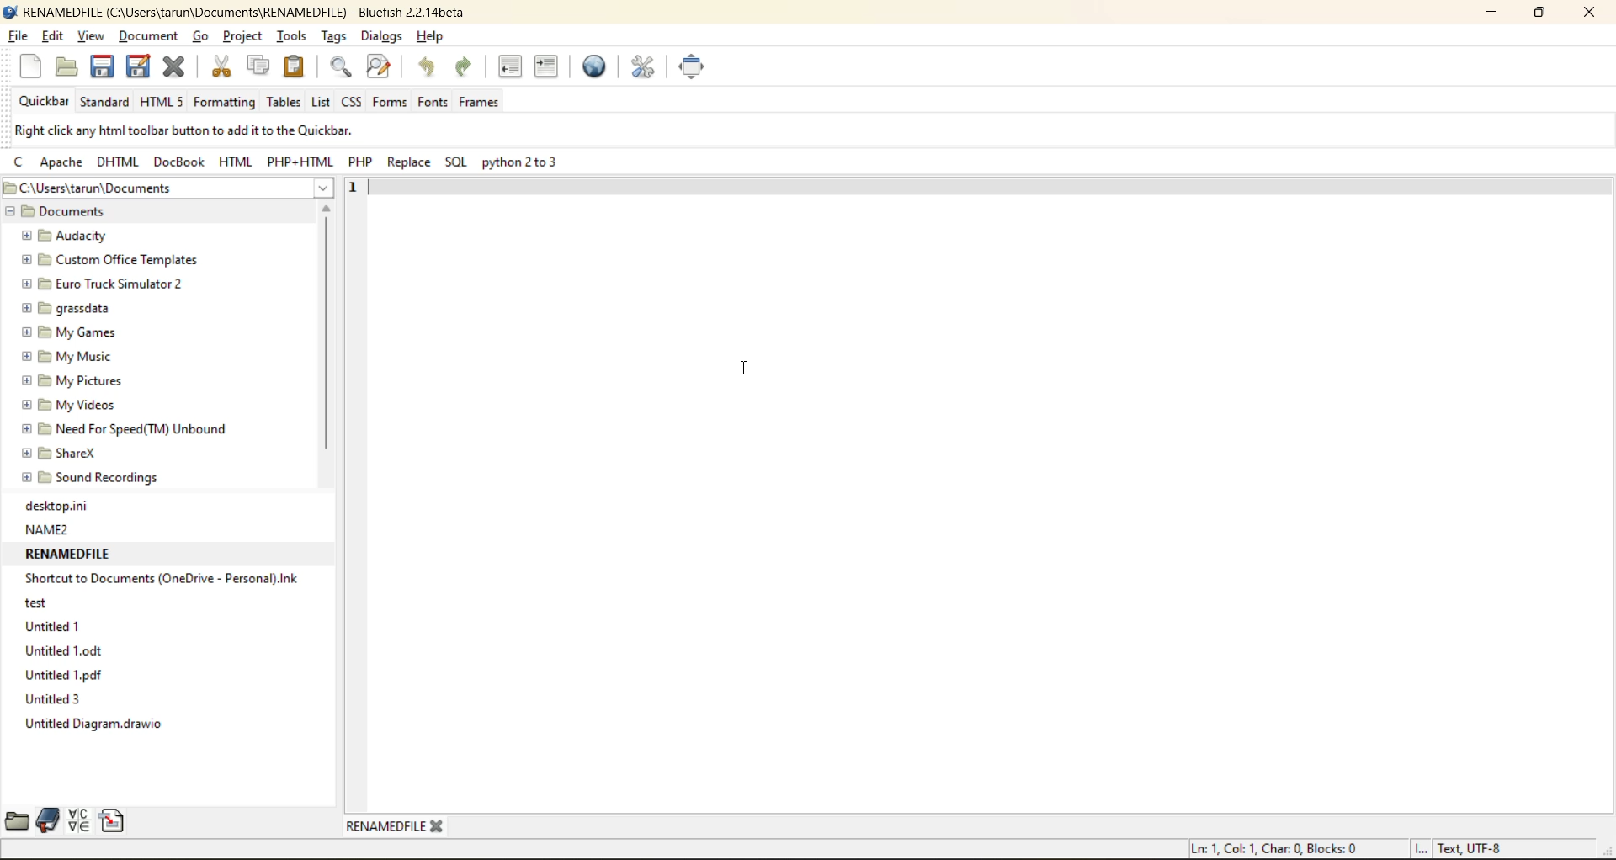  What do you see at coordinates (114, 820) in the screenshot?
I see `snippets` at bounding box center [114, 820].